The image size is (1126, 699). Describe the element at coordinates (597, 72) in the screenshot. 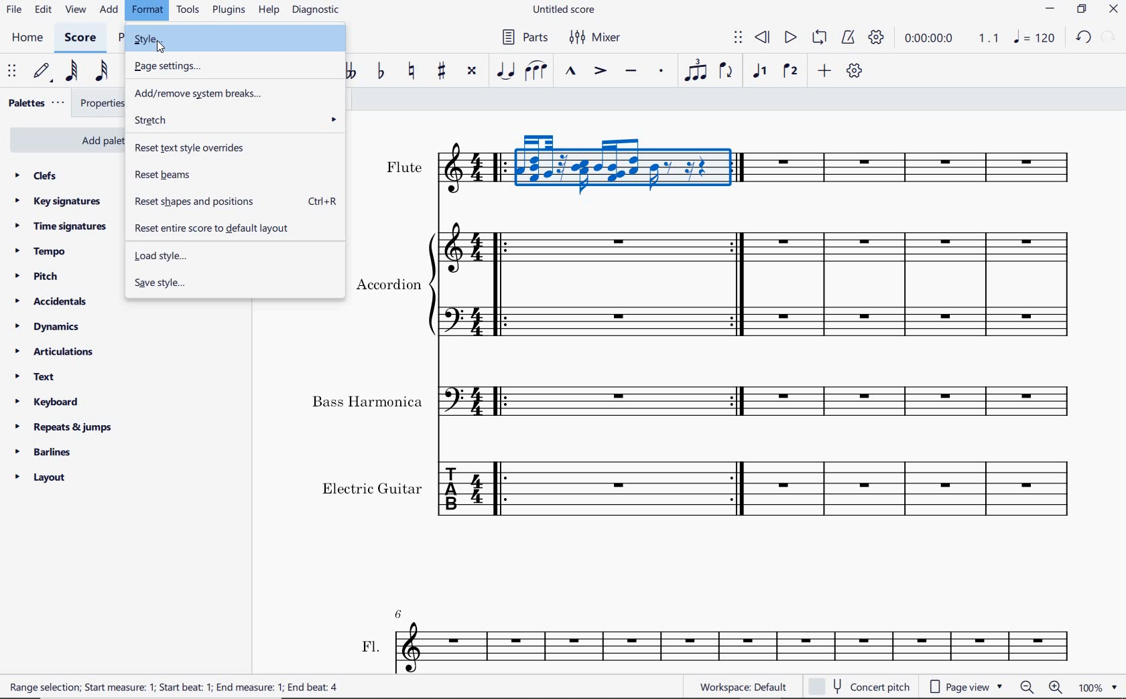

I see `accent` at that location.